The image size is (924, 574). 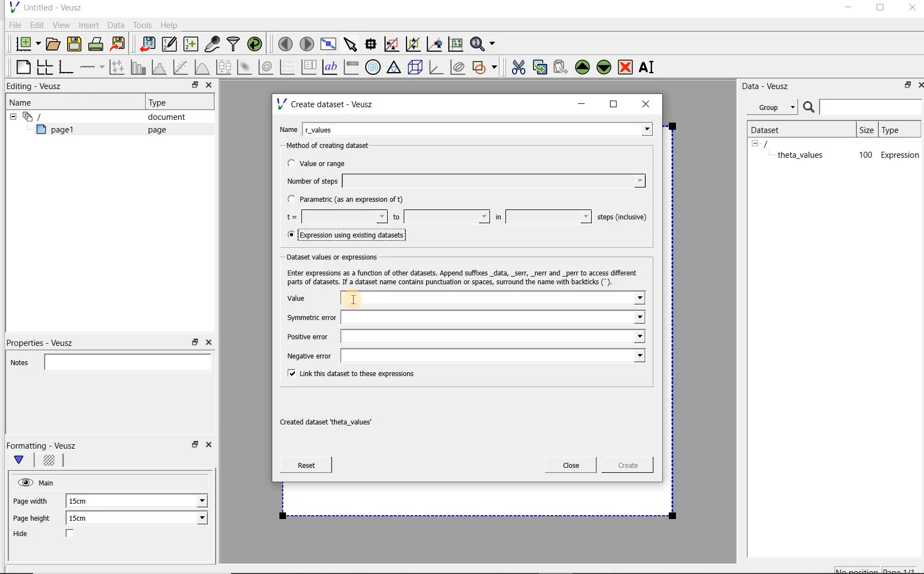 What do you see at coordinates (351, 67) in the screenshot?
I see `image color bar` at bounding box center [351, 67].